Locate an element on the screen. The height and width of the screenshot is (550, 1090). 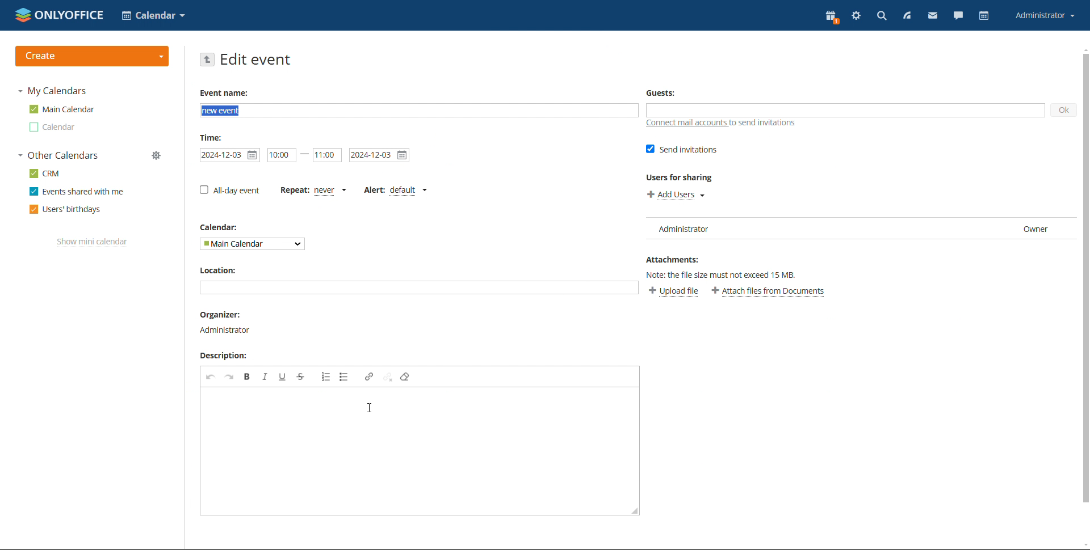
manage is located at coordinates (156, 155).